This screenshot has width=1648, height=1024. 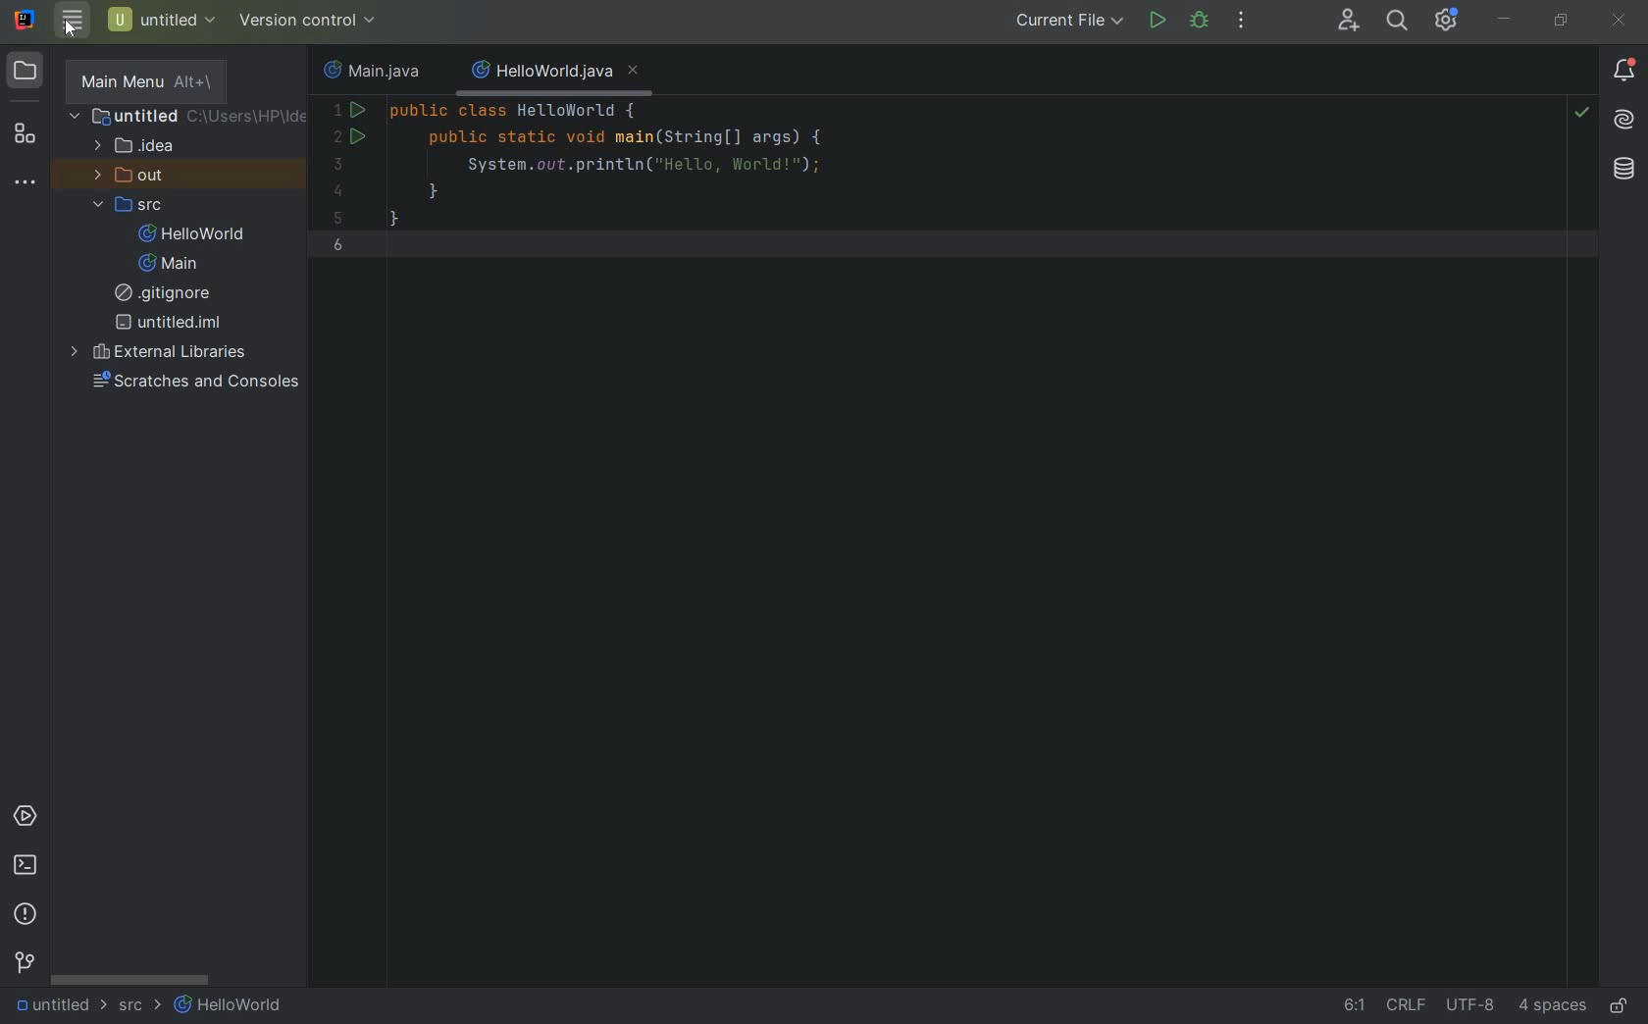 I want to click on line separator, so click(x=1410, y=1007).